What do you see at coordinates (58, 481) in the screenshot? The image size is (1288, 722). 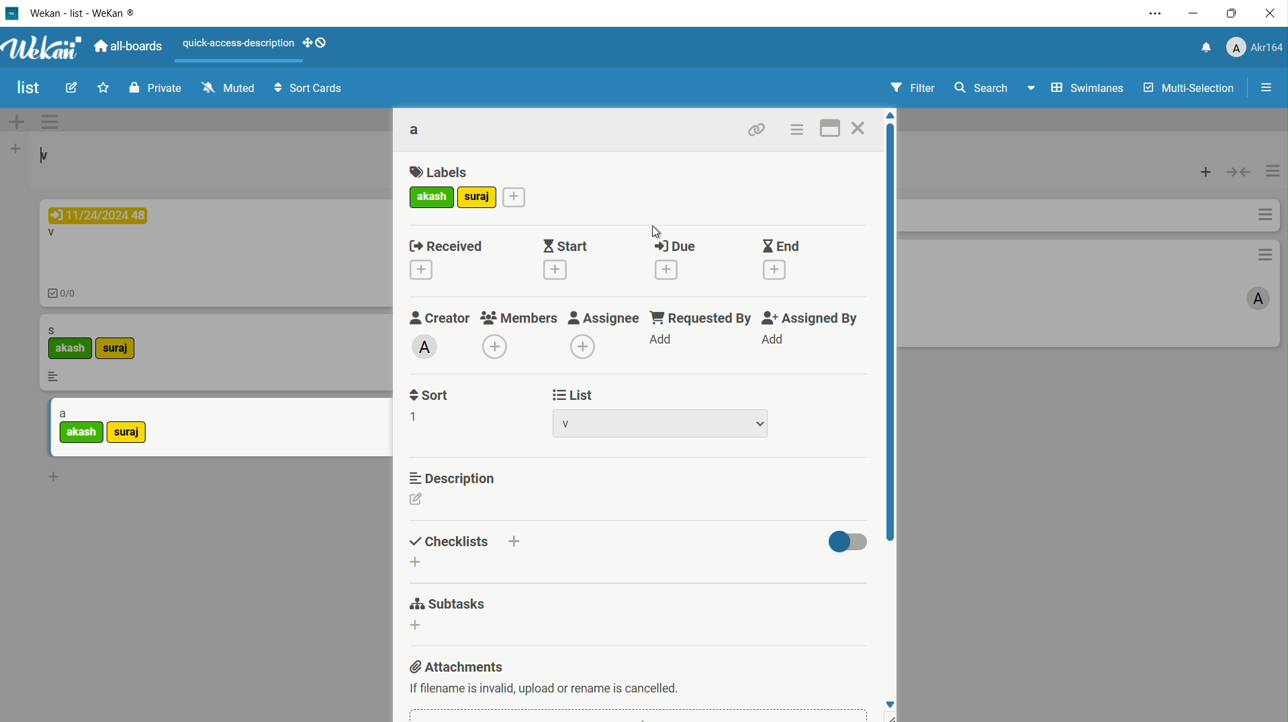 I see `add` at bounding box center [58, 481].